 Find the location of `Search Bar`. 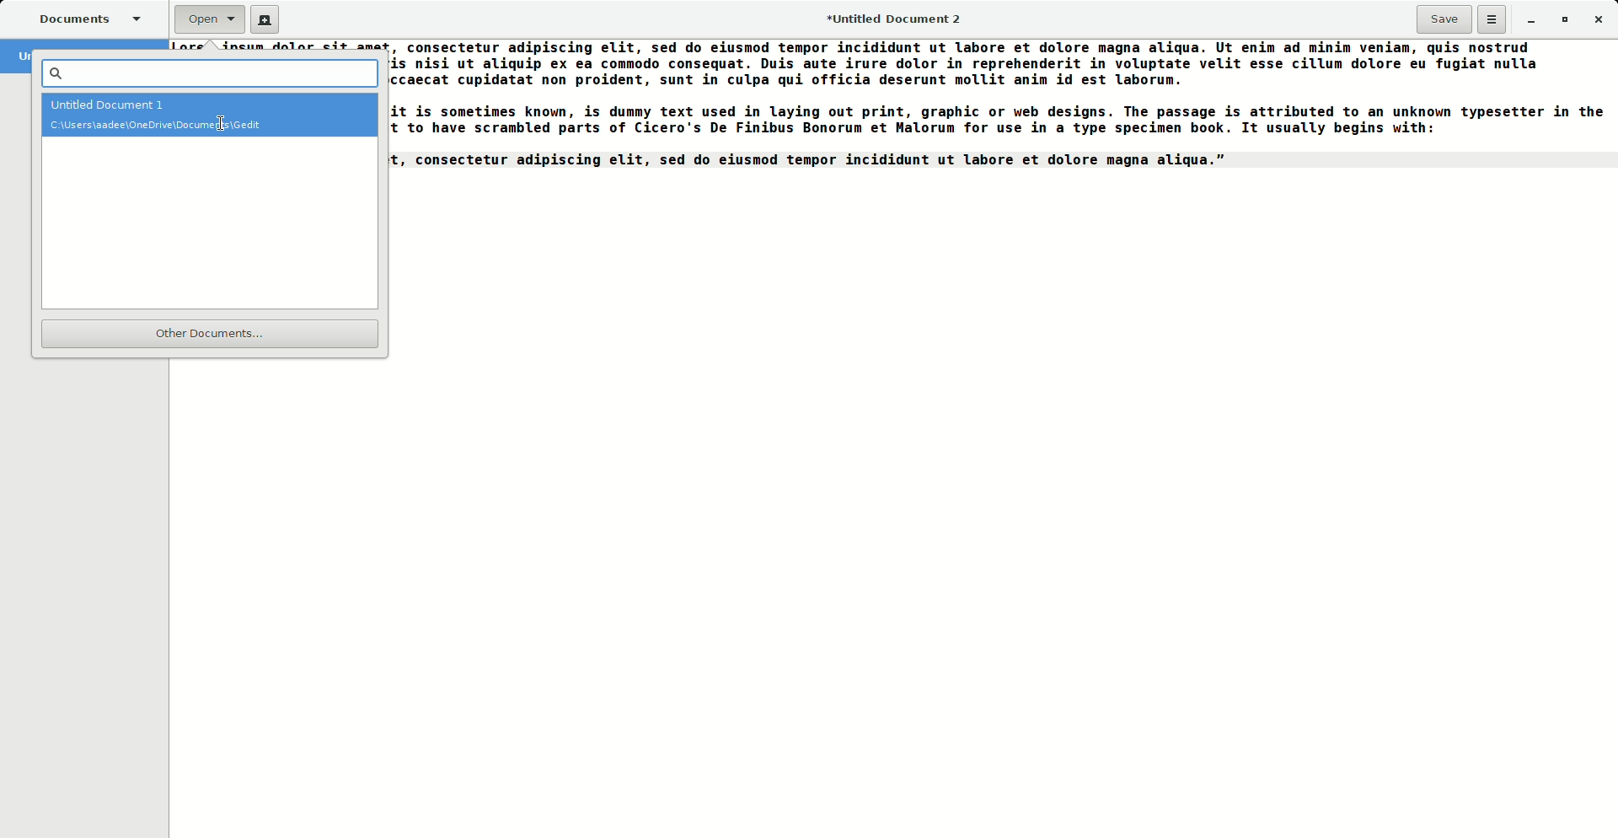

Search Bar is located at coordinates (205, 73).